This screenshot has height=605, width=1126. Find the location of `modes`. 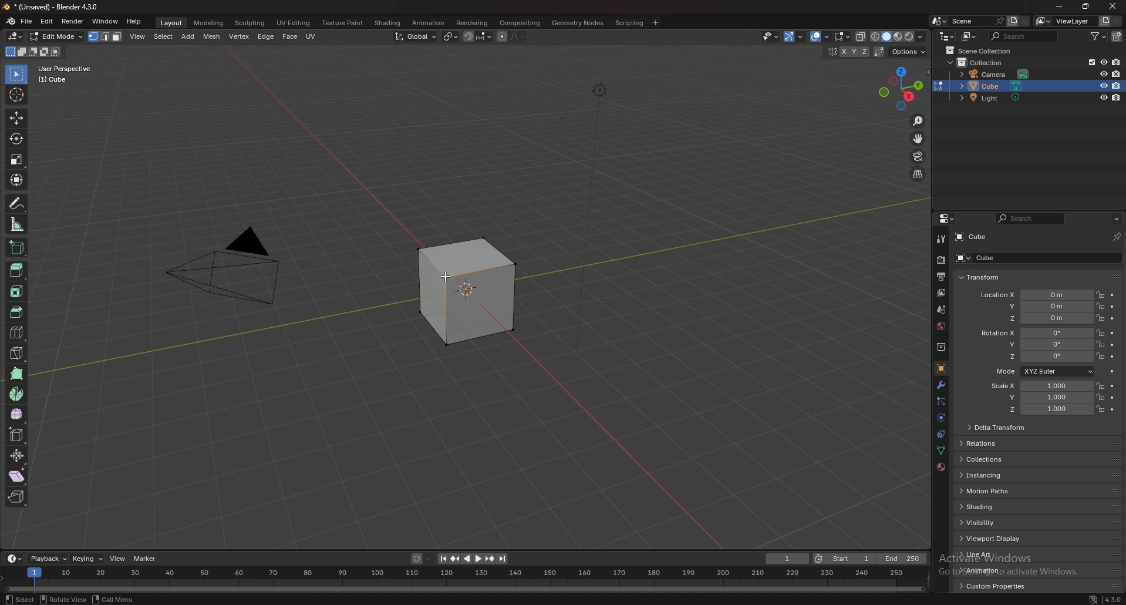

modes is located at coordinates (33, 52).